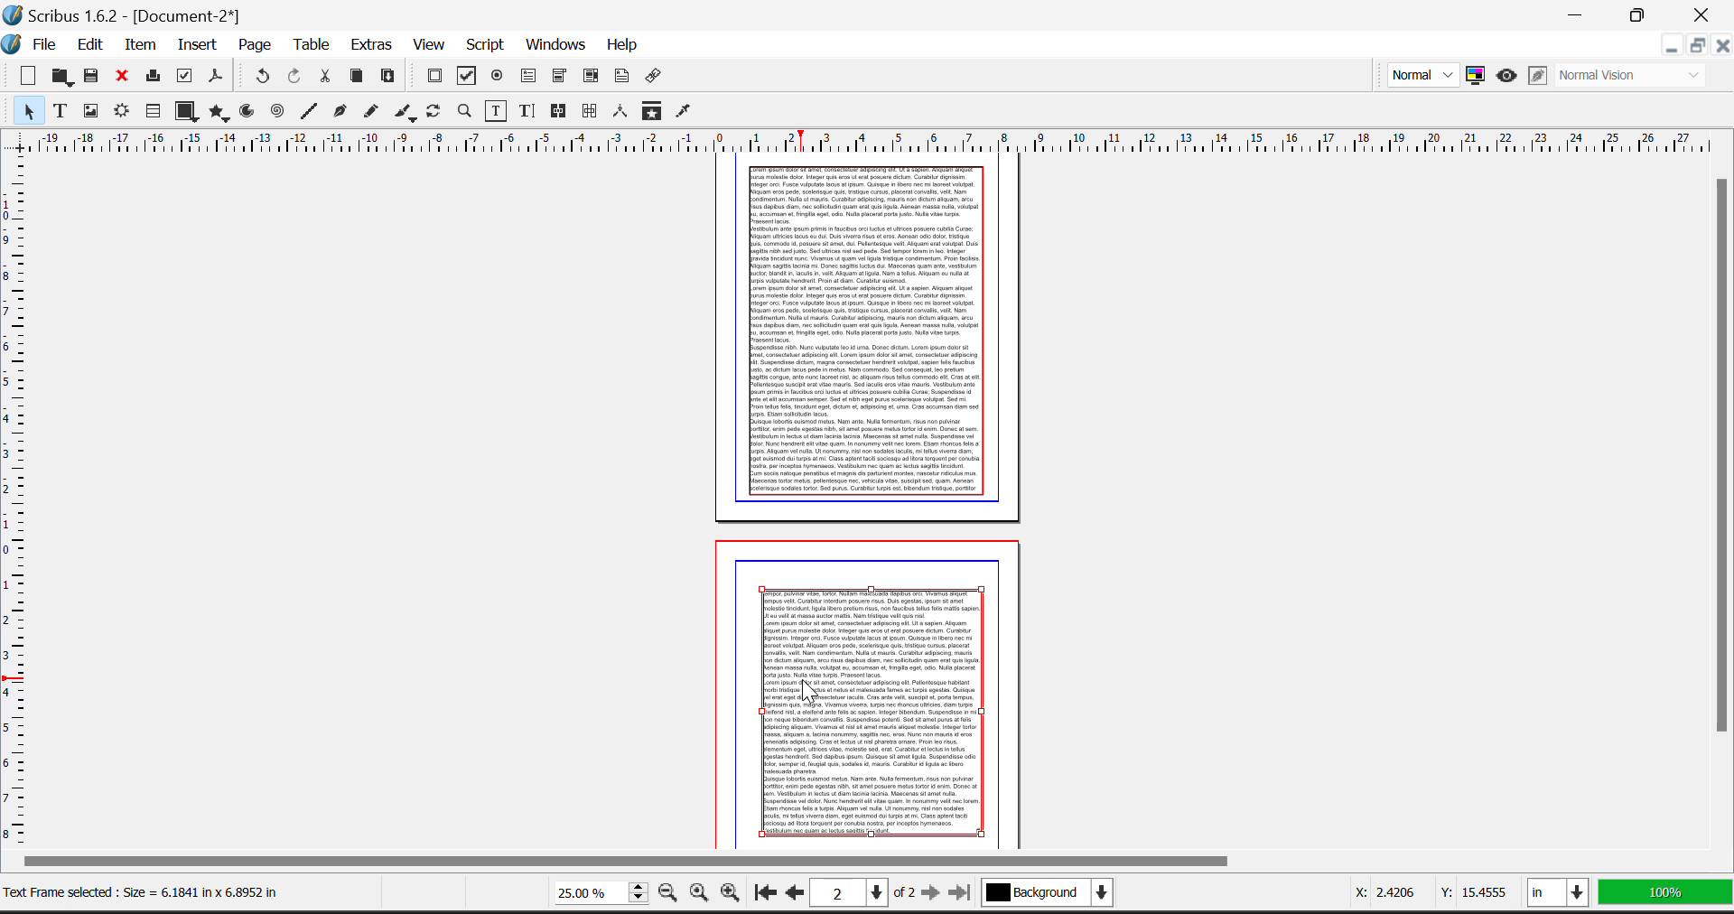 The height and width of the screenshot is (914, 1734). I want to click on Text Frame selected : Size = 6.1841 in X 6.8952 in, so click(154, 889).